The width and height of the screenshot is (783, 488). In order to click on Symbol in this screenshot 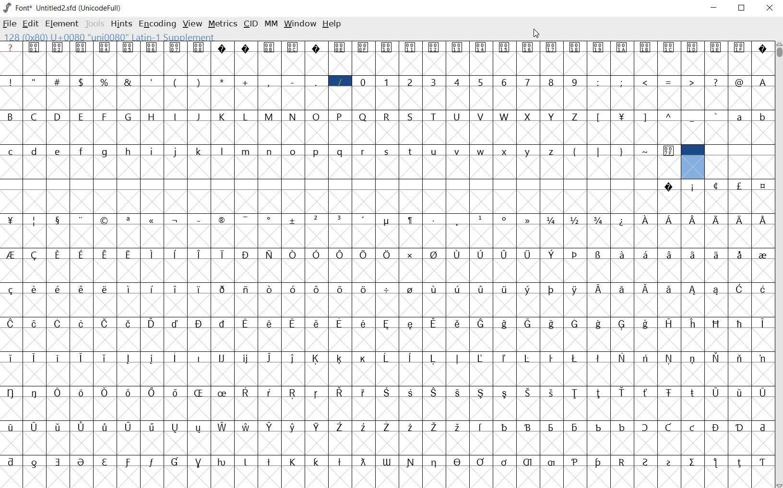, I will do `click(388, 255)`.